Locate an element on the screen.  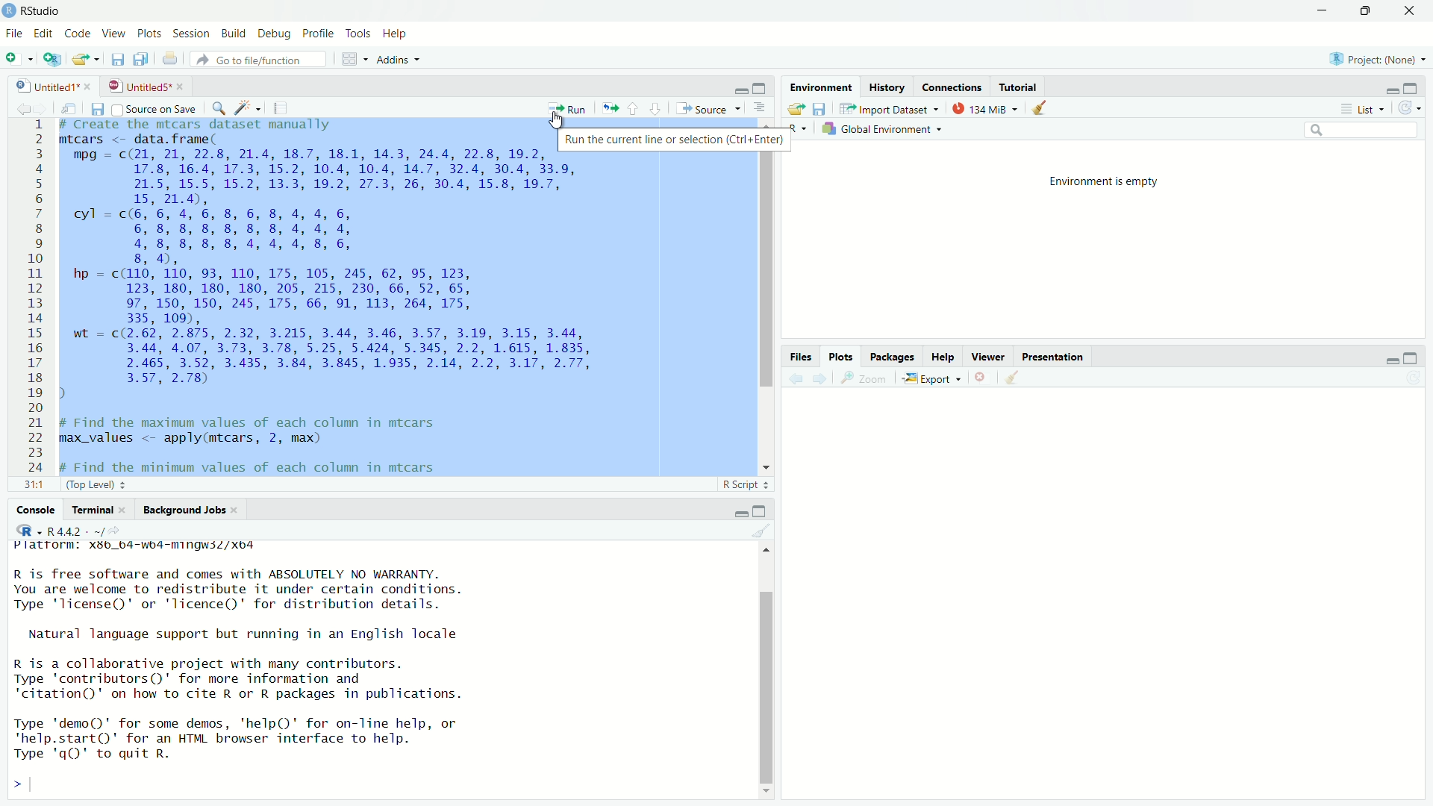
platrorm: x¥b_b4-wo4-mingw3Z/xo4

R is free software and comes with ABSOLUTELY NO WARRANTY.

You are welcome to redistribute it under certain conditions.

Type 'license()' or 'licence()' for distribution details.
Natural language support but running in an English locale

R is a collaborative project with many contributors.

Type 'contributors()' for more information and

'citation()' on how to cite R or R packages in publications.

Type 'demo()' for some demos, 'help()' for on-Tine help, or

'help.start()"' for an HTML browser interface to help.

Type 'qQ' to quit R.

> is located at coordinates (282, 667).